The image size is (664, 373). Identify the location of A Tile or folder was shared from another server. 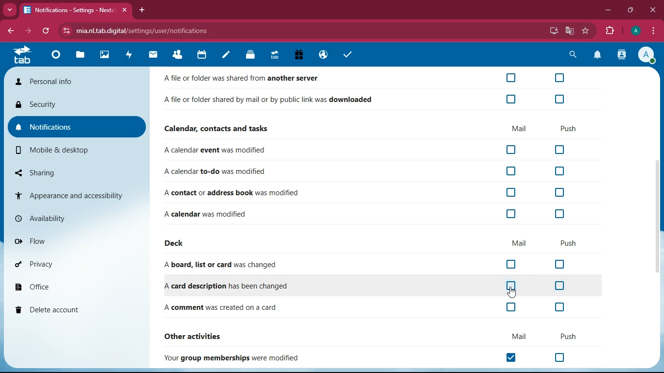
(247, 79).